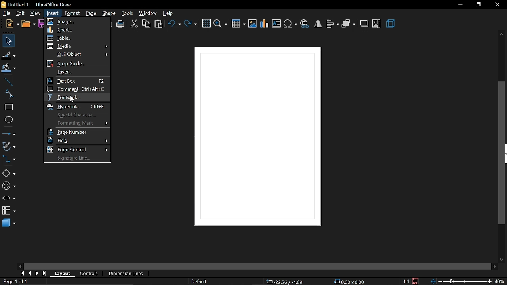 The image size is (507, 285). What do you see at coordinates (9, 159) in the screenshot?
I see `connector` at bounding box center [9, 159].